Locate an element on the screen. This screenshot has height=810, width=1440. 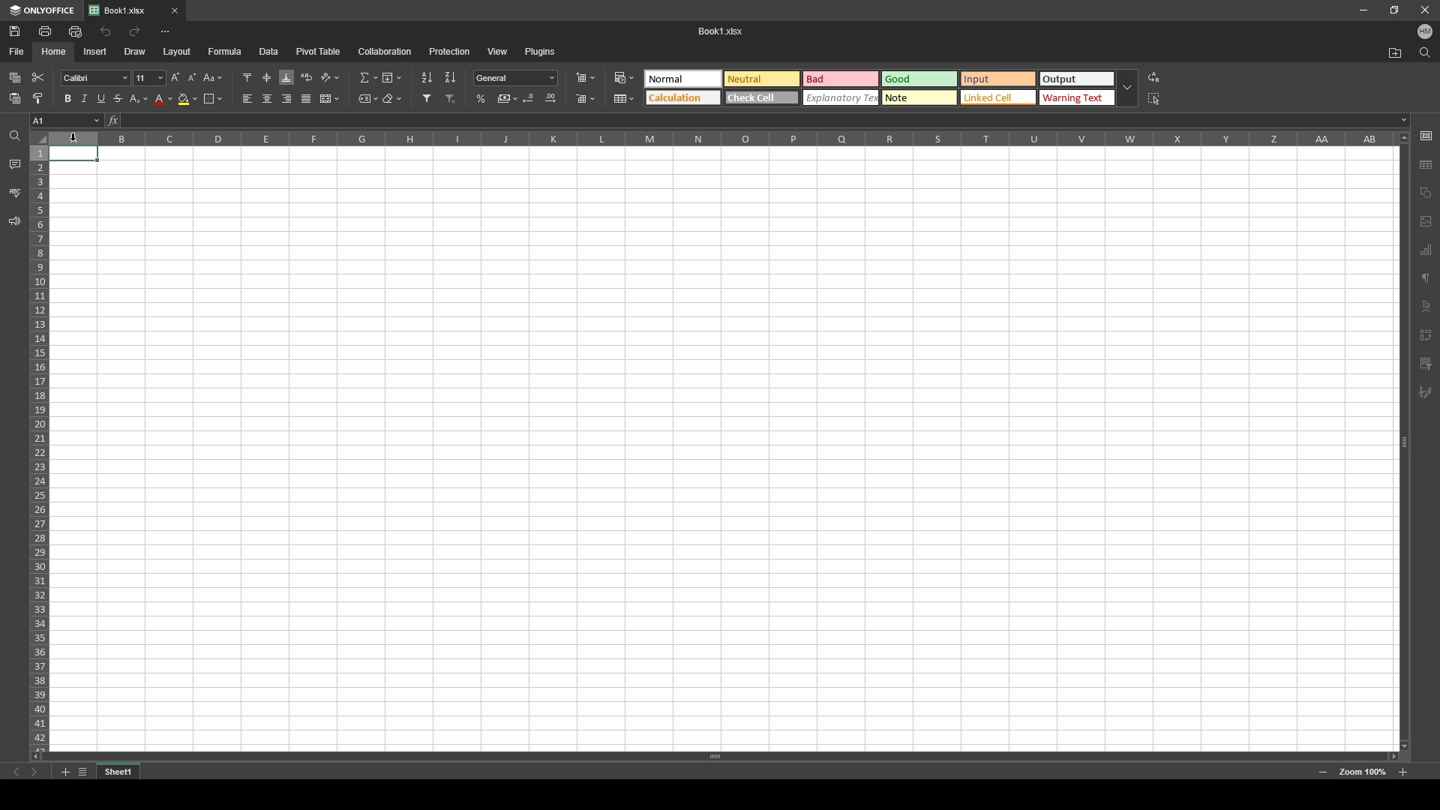
drop down is located at coordinates (1128, 89).